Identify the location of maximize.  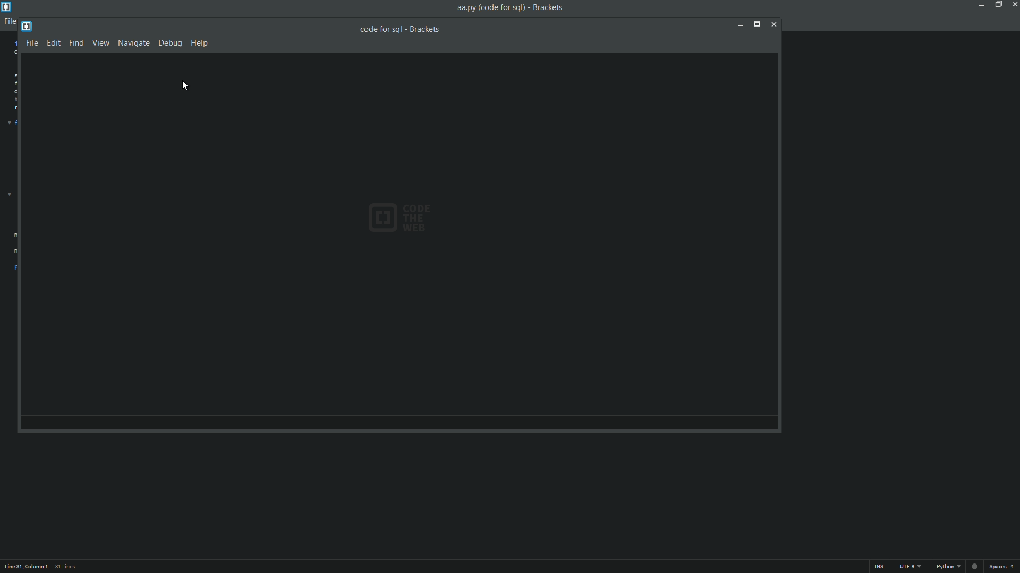
(998, 5).